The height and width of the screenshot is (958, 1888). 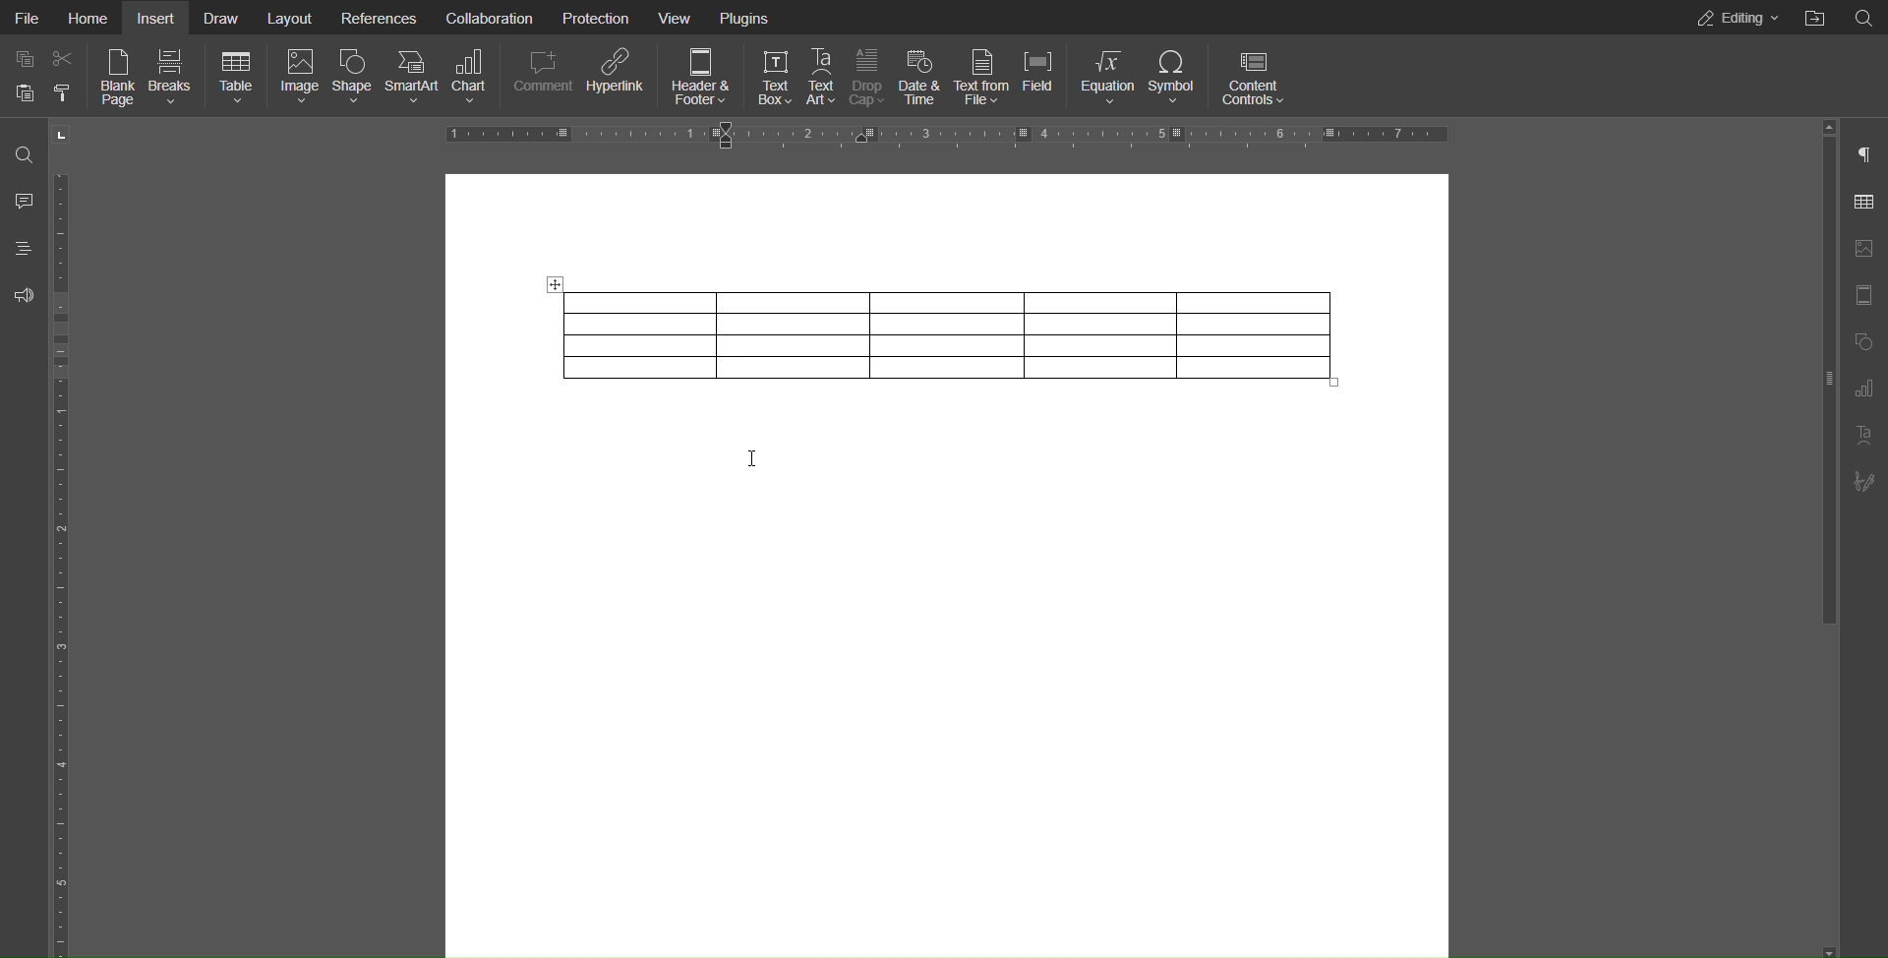 I want to click on Cut Copy Paste Options, so click(x=41, y=80).